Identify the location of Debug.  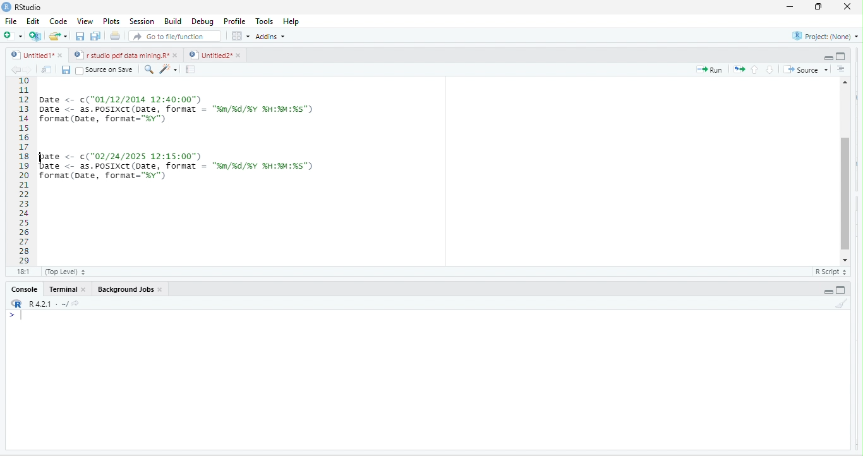
(202, 23).